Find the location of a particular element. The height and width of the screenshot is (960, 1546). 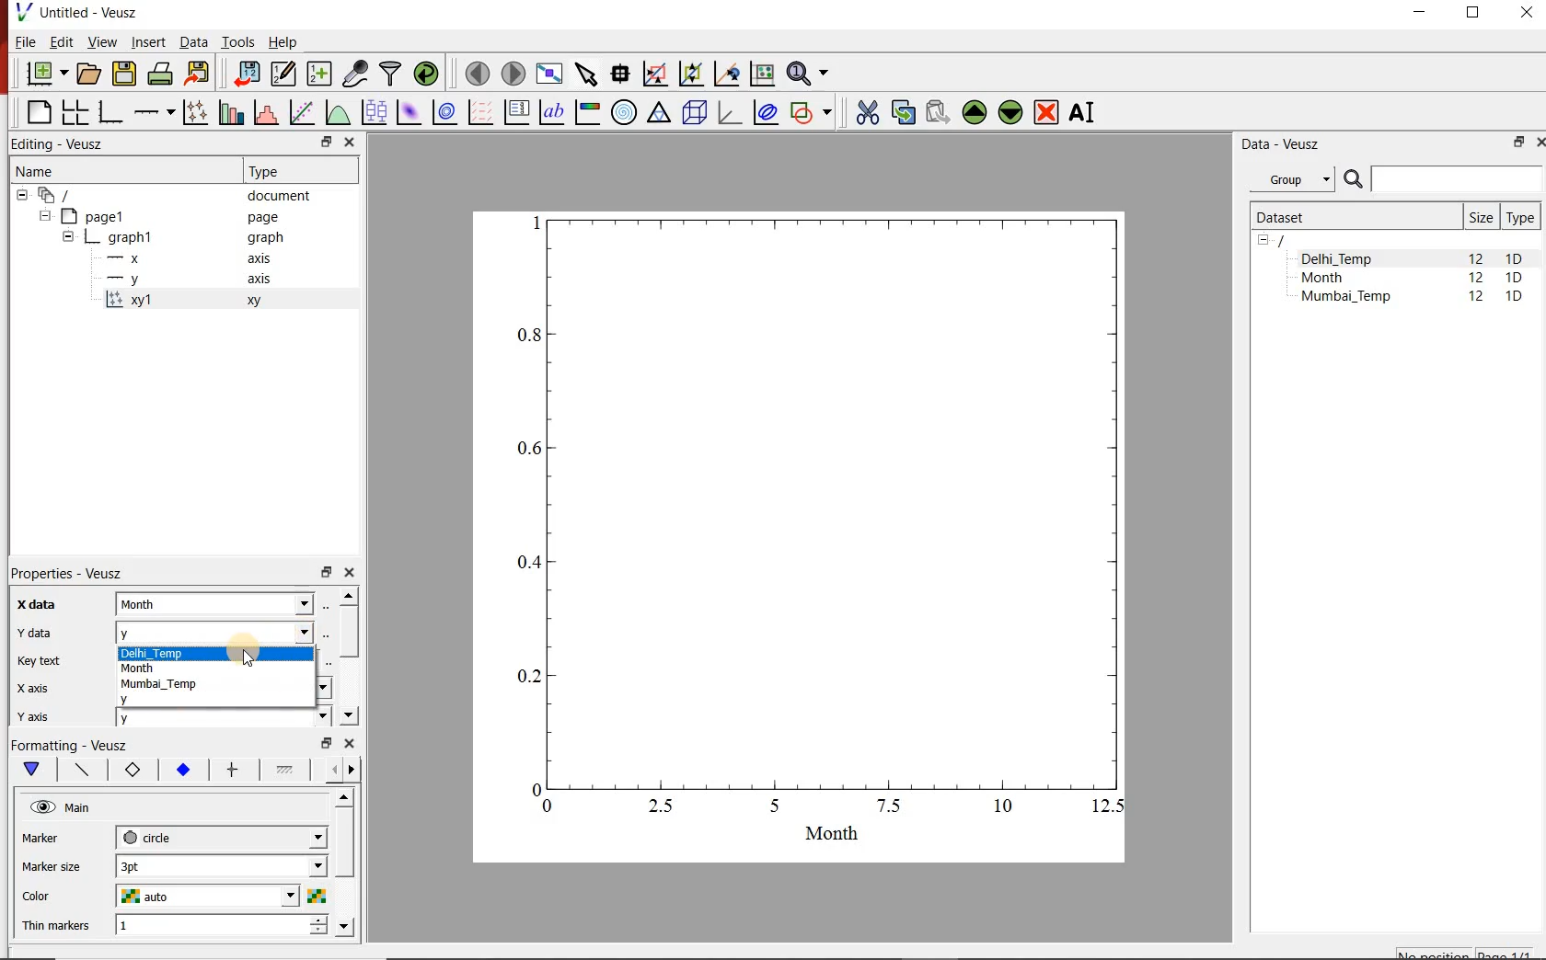

Delhi_Temp is located at coordinates (203, 654).